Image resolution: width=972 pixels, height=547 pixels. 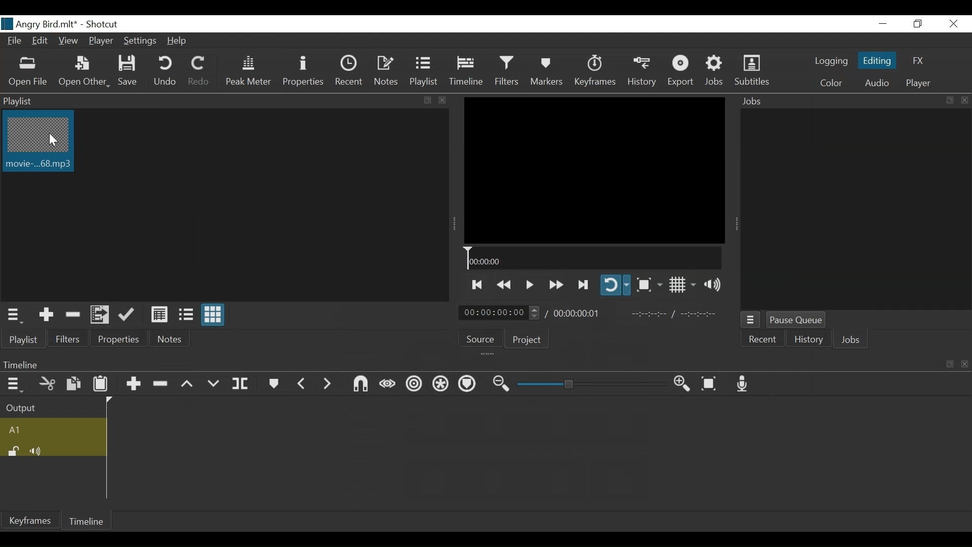 What do you see at coordinates (478, 283) in the screenshot?
I see `Skip to the next to point` at bounding box center [478, 283].